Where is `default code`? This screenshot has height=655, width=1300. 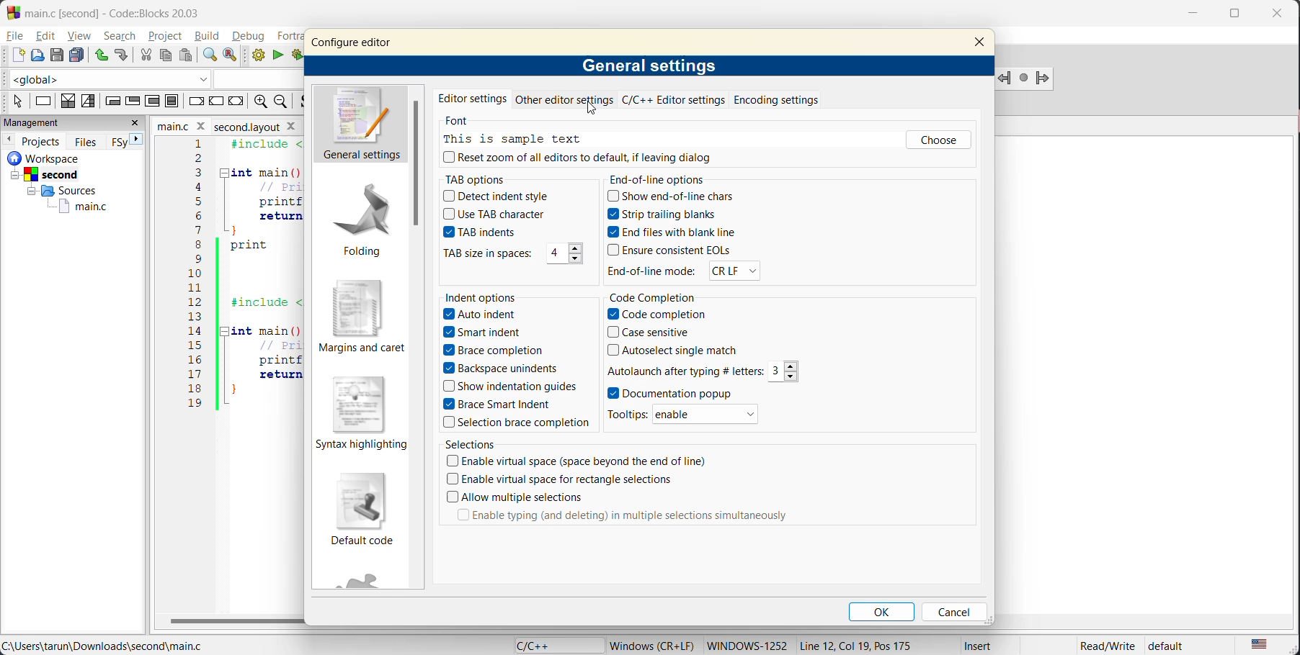
default code is located at coordinates (364, 510).